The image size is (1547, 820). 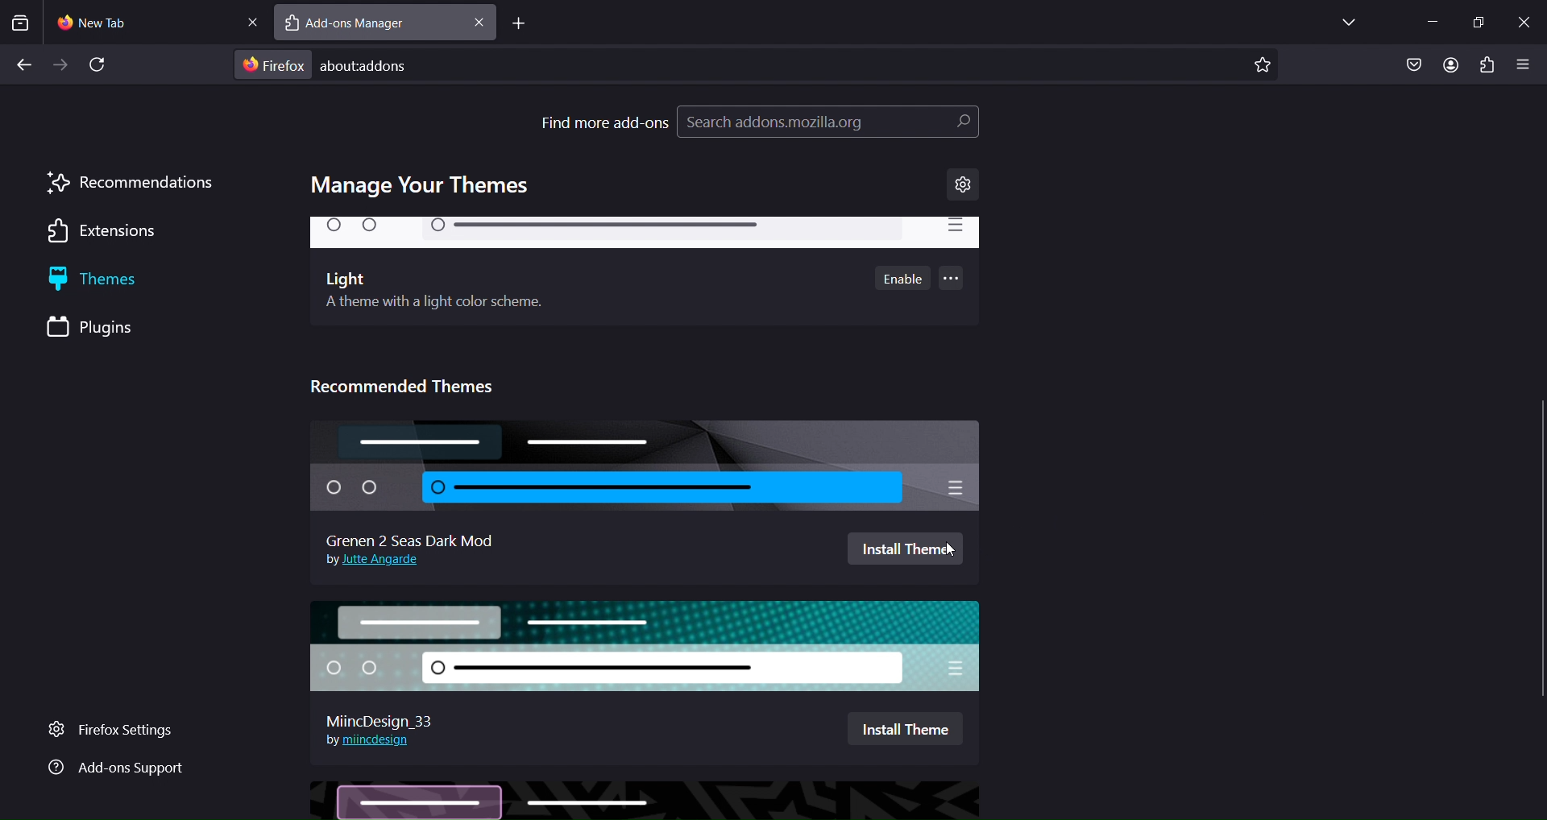 What do you see at coordinates (111, 23) in the screenshot?
I see `current tab` at bounding box center [111, 23].